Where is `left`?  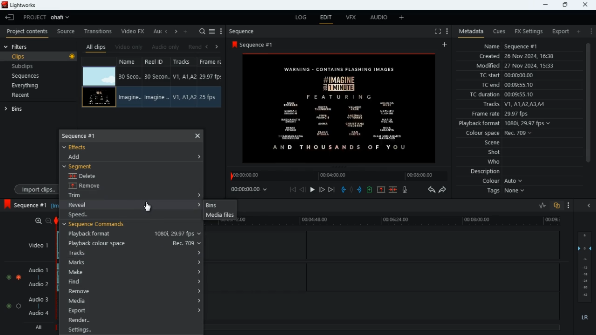 left is located at coordinates (168, 32).